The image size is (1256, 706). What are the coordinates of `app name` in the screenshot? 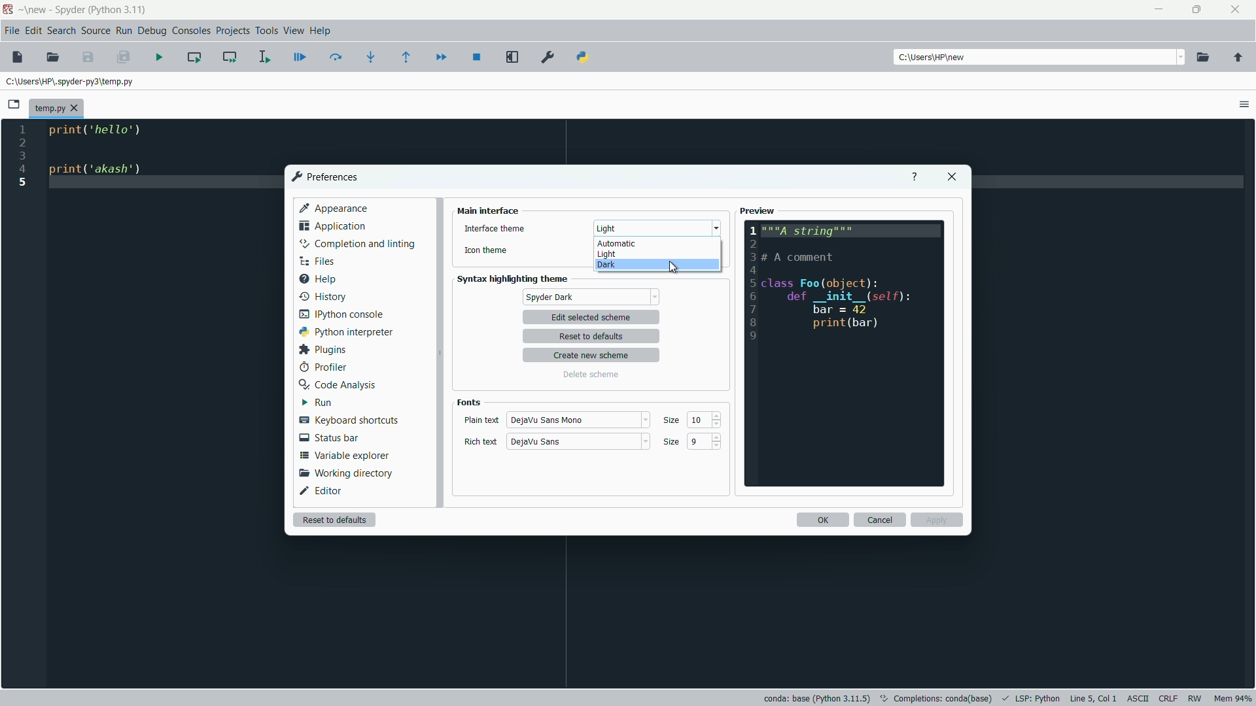 It's located at (68, 9).